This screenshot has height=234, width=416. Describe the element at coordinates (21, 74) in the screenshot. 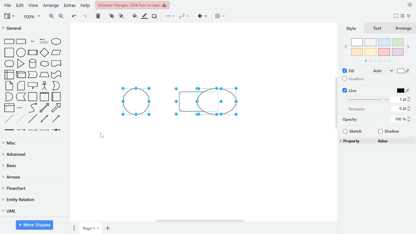

I see `cube` at that location.